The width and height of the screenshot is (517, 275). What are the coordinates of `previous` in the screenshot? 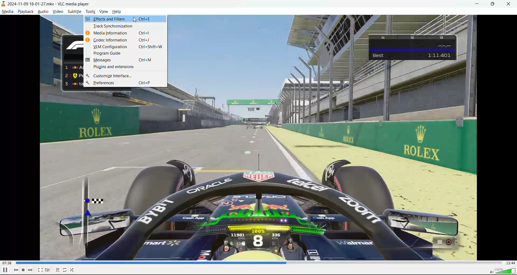 It's located at (16, 270).